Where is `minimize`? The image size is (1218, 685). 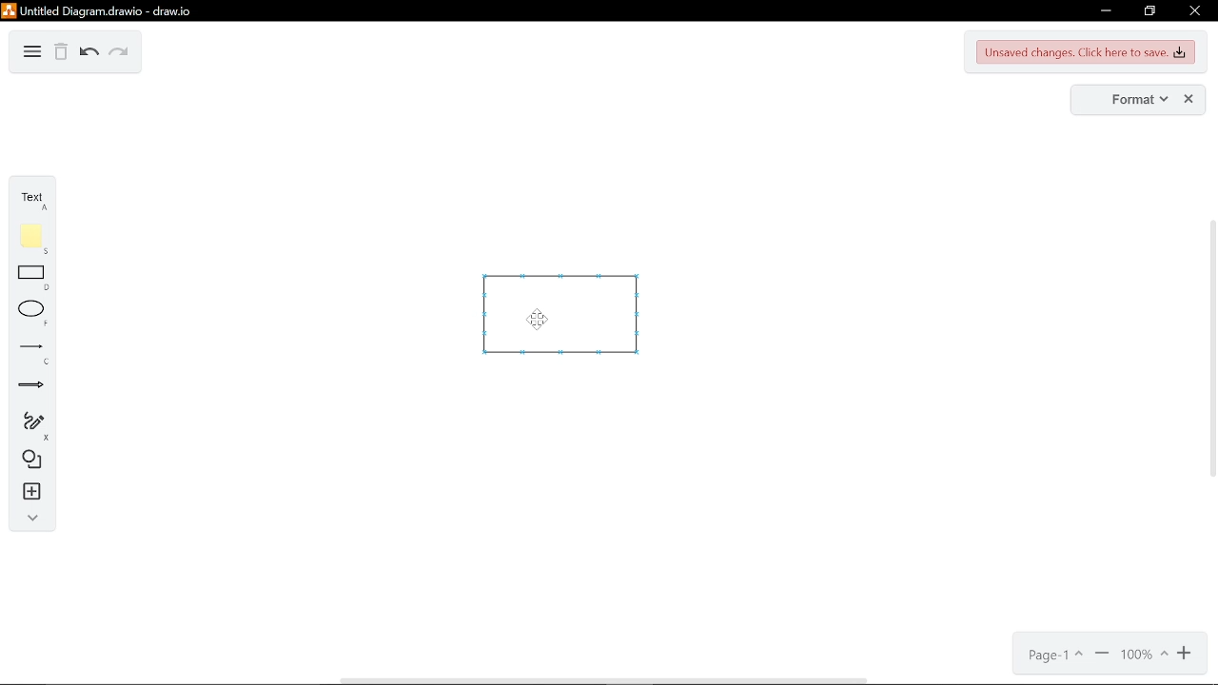 minimize is located at coordinates (1104, 12).